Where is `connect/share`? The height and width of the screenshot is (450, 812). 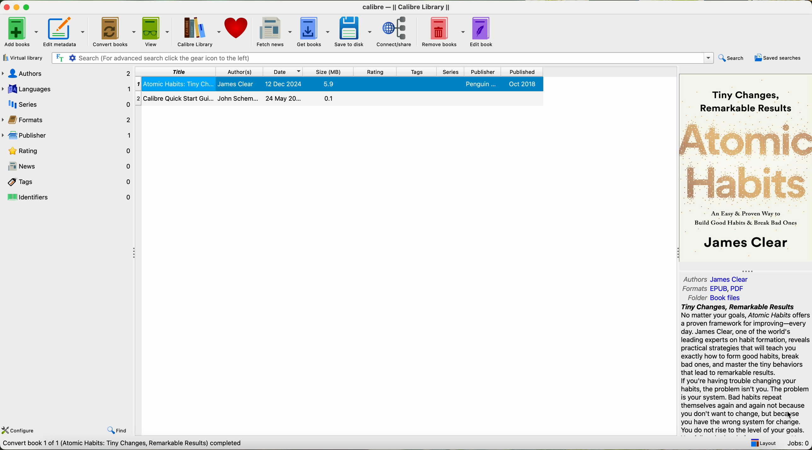 connect/share is located at coordinates (395, 32).